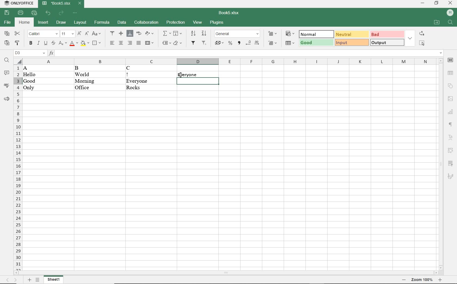 The height and width of the screenshot is (284, 457). What do you see at coordinates (450, 60) in the screenshot?
I see `cell settings` at bounding box center [450, 60].